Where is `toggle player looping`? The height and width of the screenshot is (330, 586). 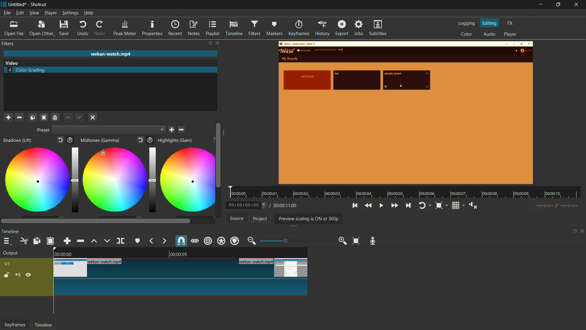
toggle player looping is located at coordinates (424, 205).